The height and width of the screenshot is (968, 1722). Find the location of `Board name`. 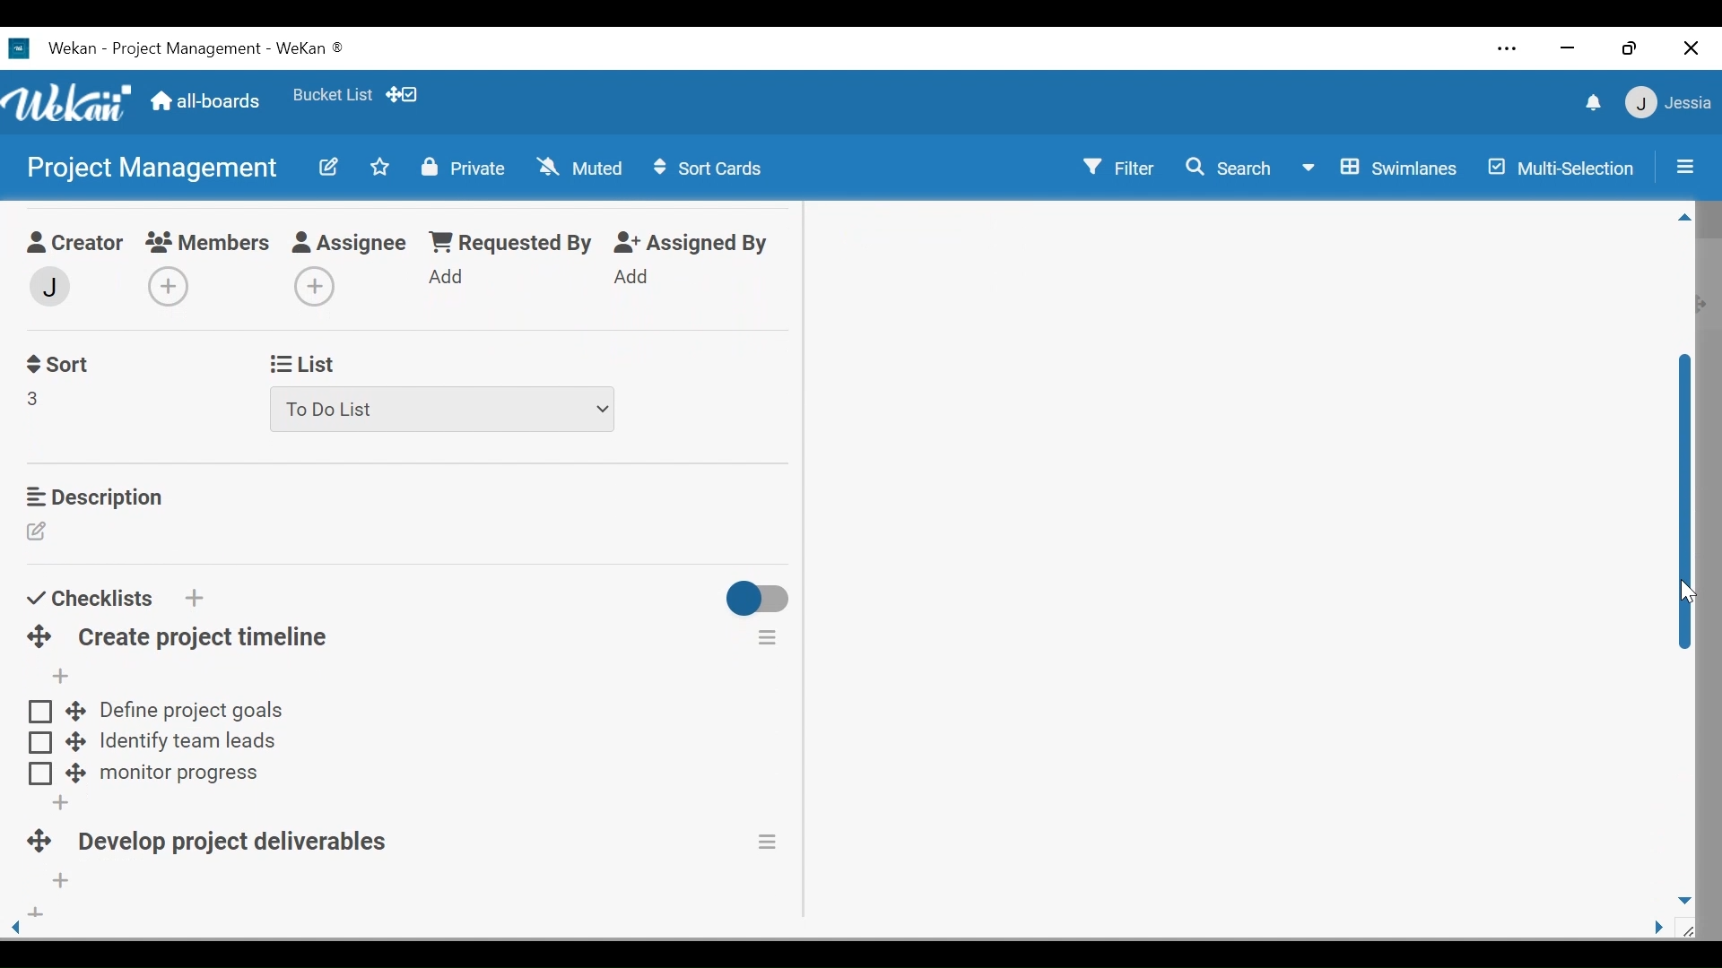

Board name is located at coordinates (150, 167).